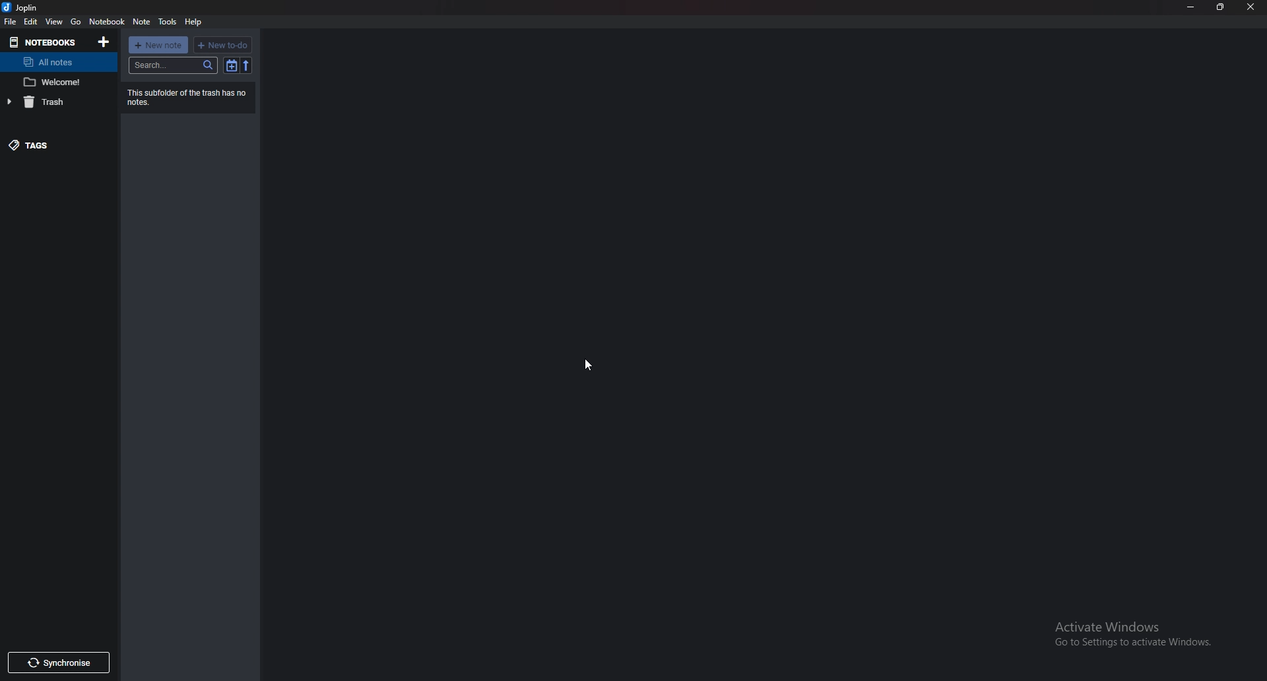 The width and height of the screenshot is (1267, 681). What do you see at coordinates (169, 21) in the screenshot?
I see `tools` at bounding box center [169, 21].